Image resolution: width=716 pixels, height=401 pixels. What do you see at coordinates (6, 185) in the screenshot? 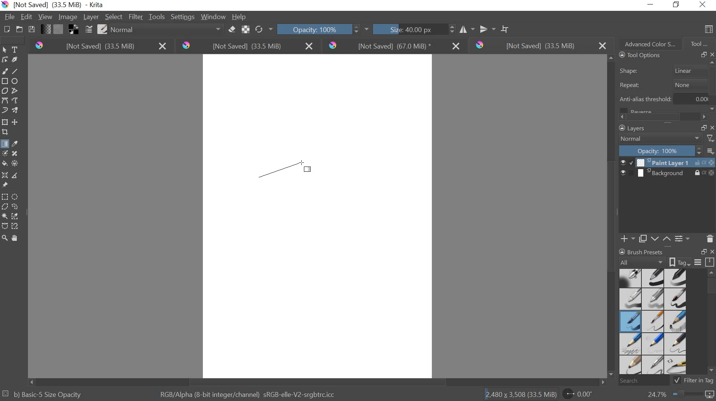
I see `reference images` at bounding box center [6, 185].